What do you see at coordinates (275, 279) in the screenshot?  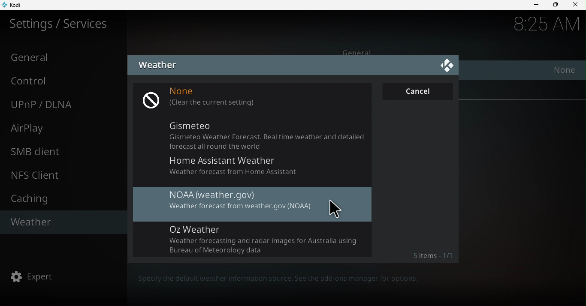 I see `Specify the default weather information source. See the add-ons manager for options.` at bounding box center [275, 279].